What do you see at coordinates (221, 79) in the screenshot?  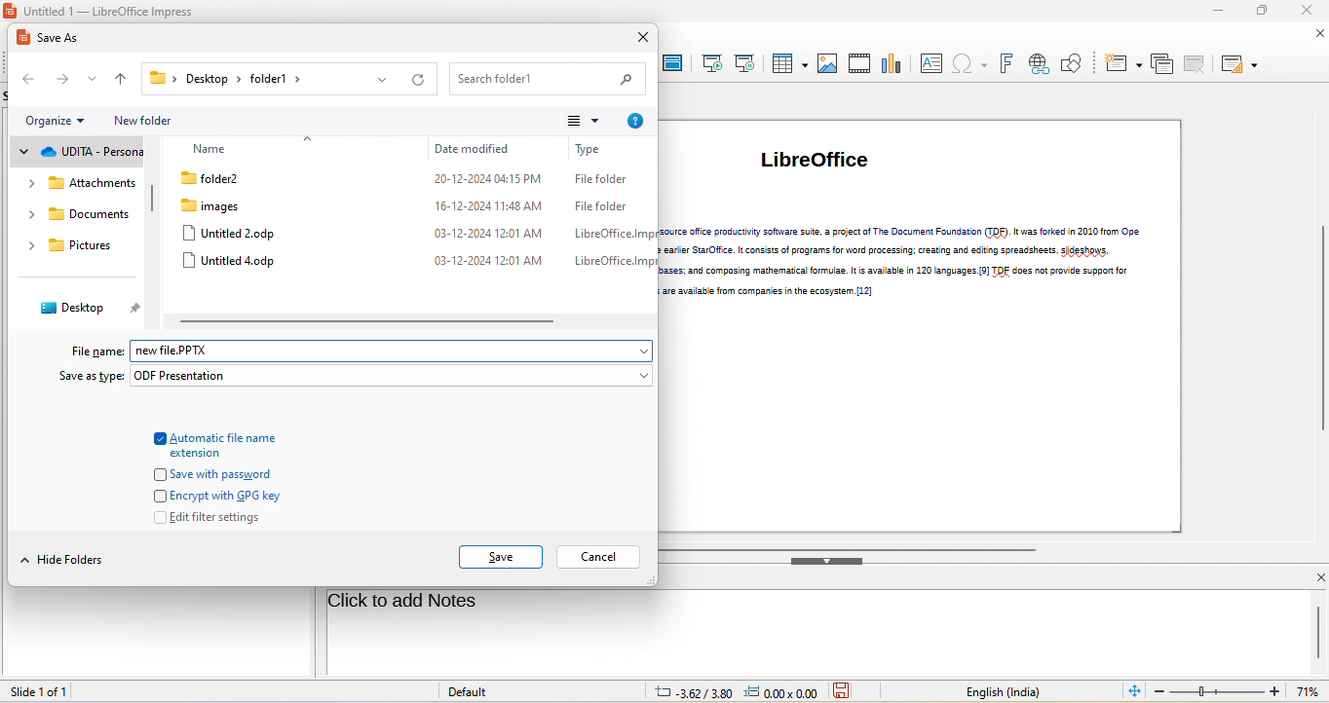 I see `current location:Desktop > folder` at bounding box center [221, 79].